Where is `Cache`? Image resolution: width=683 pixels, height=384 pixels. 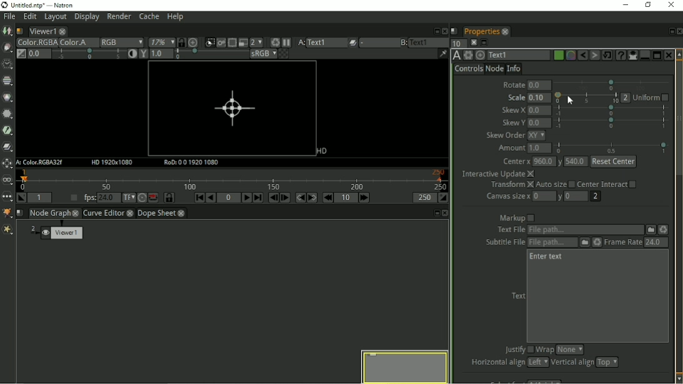
Cache is located at coordinates (149, 18).